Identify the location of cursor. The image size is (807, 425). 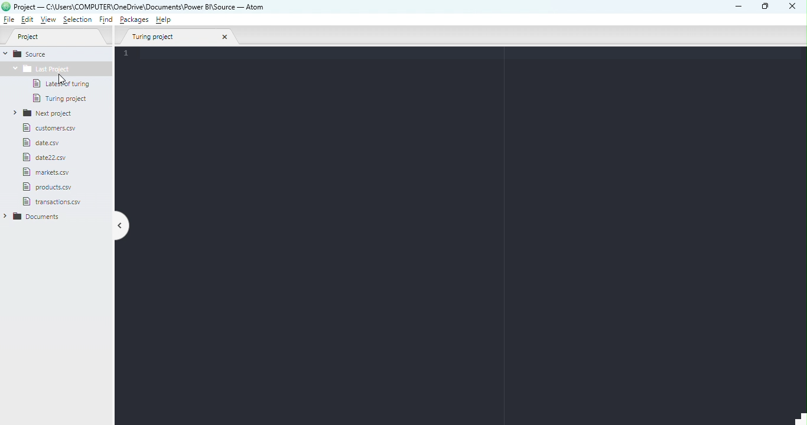
(60, 79).